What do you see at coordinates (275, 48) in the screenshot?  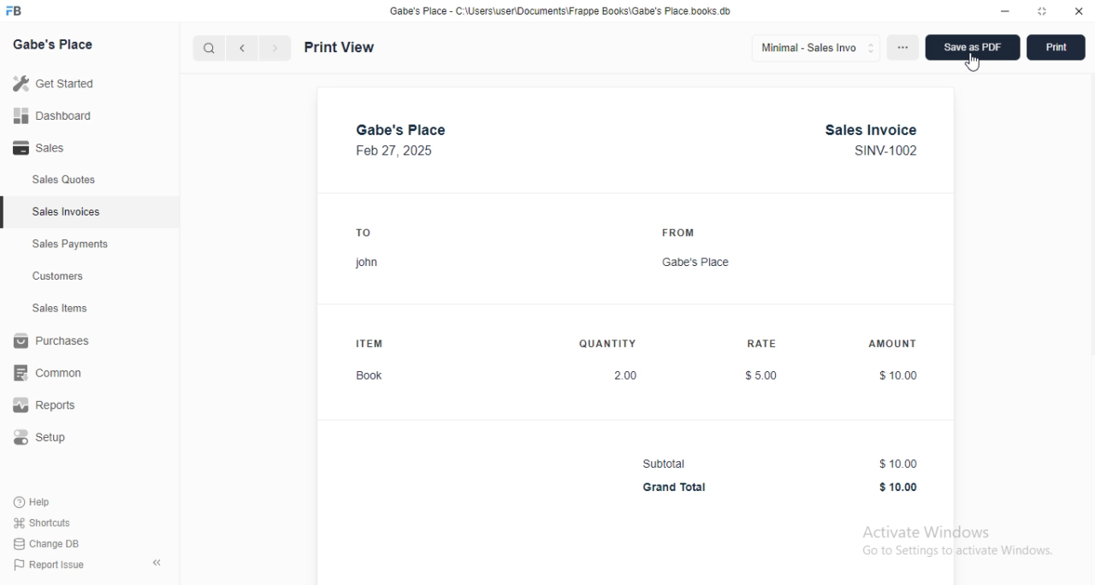 I see `next` at bounding box center [275, 48].